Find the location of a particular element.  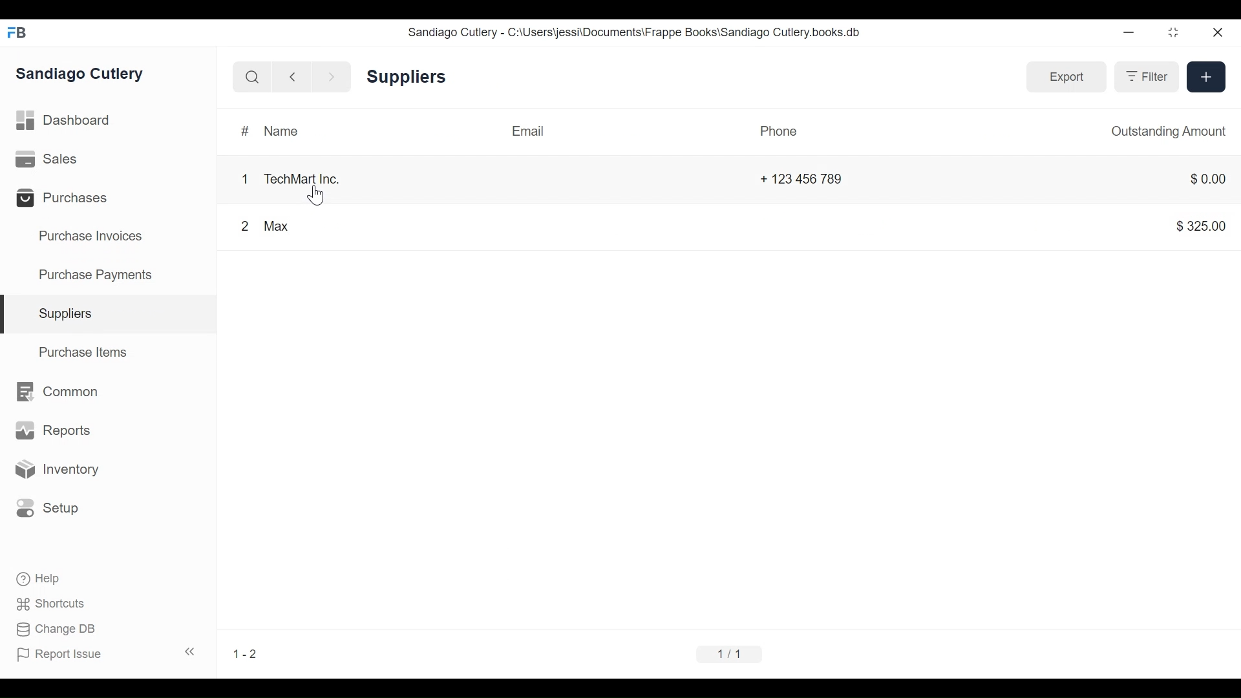

back is located at coordinates (296, 76).